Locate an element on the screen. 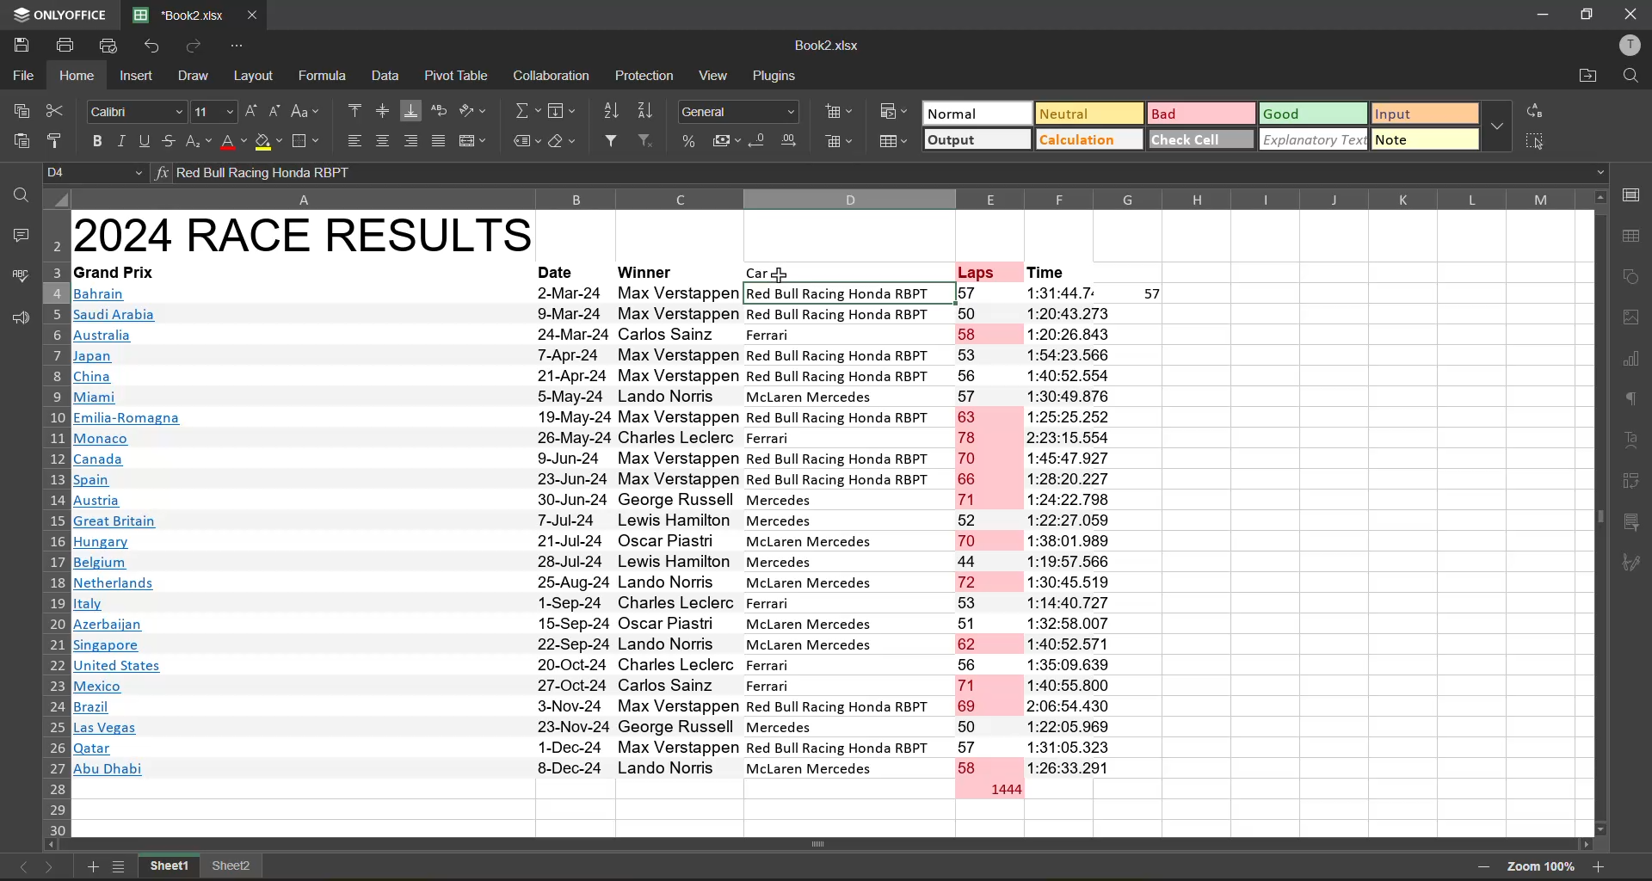 Image resolution: width=1652 pixels, height=881 pixels. table is located at coordinates (1633, 237).